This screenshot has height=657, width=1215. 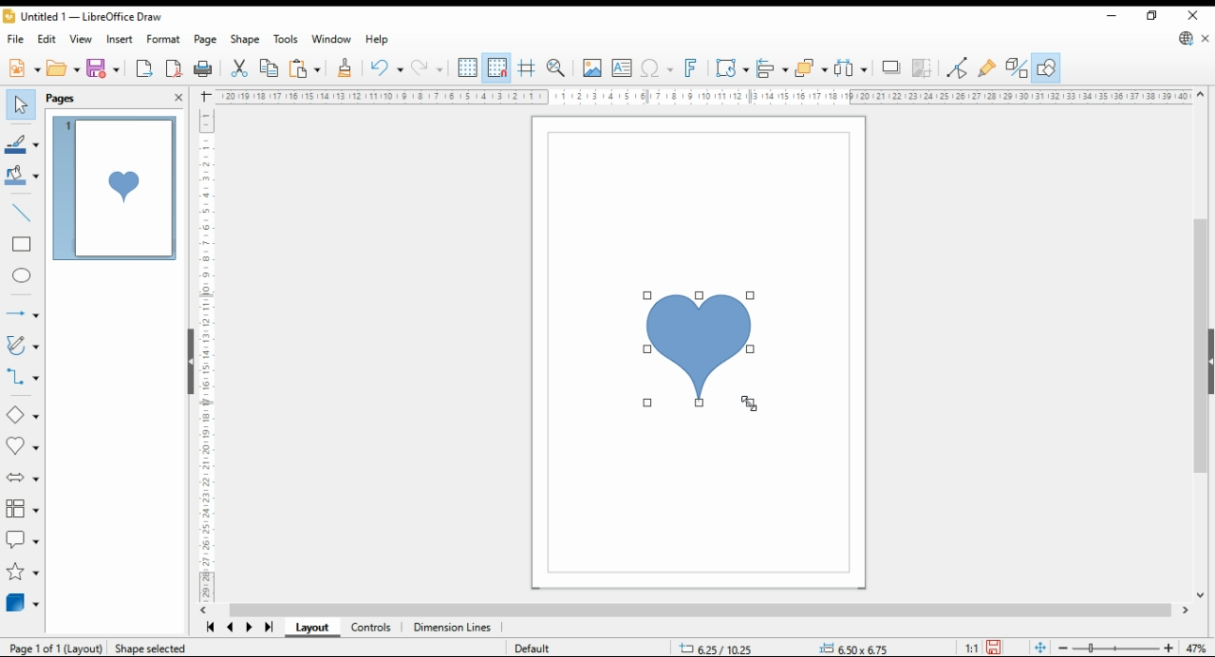 What do you see at coordinates (287, 39) in the screenshot?
I see `tools` at bounding box center [287, 39].